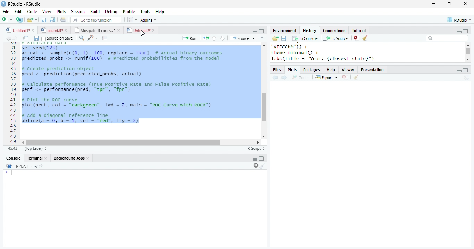 The width and height of the screenshot is (474, 249). What do you see at coordinates (118, 103) in the screenshot?
I see `# Plot the ROC curveplot(perf, col - "darkgreen”, 1wd = 2, main = "ROC Curve with ROCR")` at bounding box center [118, 103].